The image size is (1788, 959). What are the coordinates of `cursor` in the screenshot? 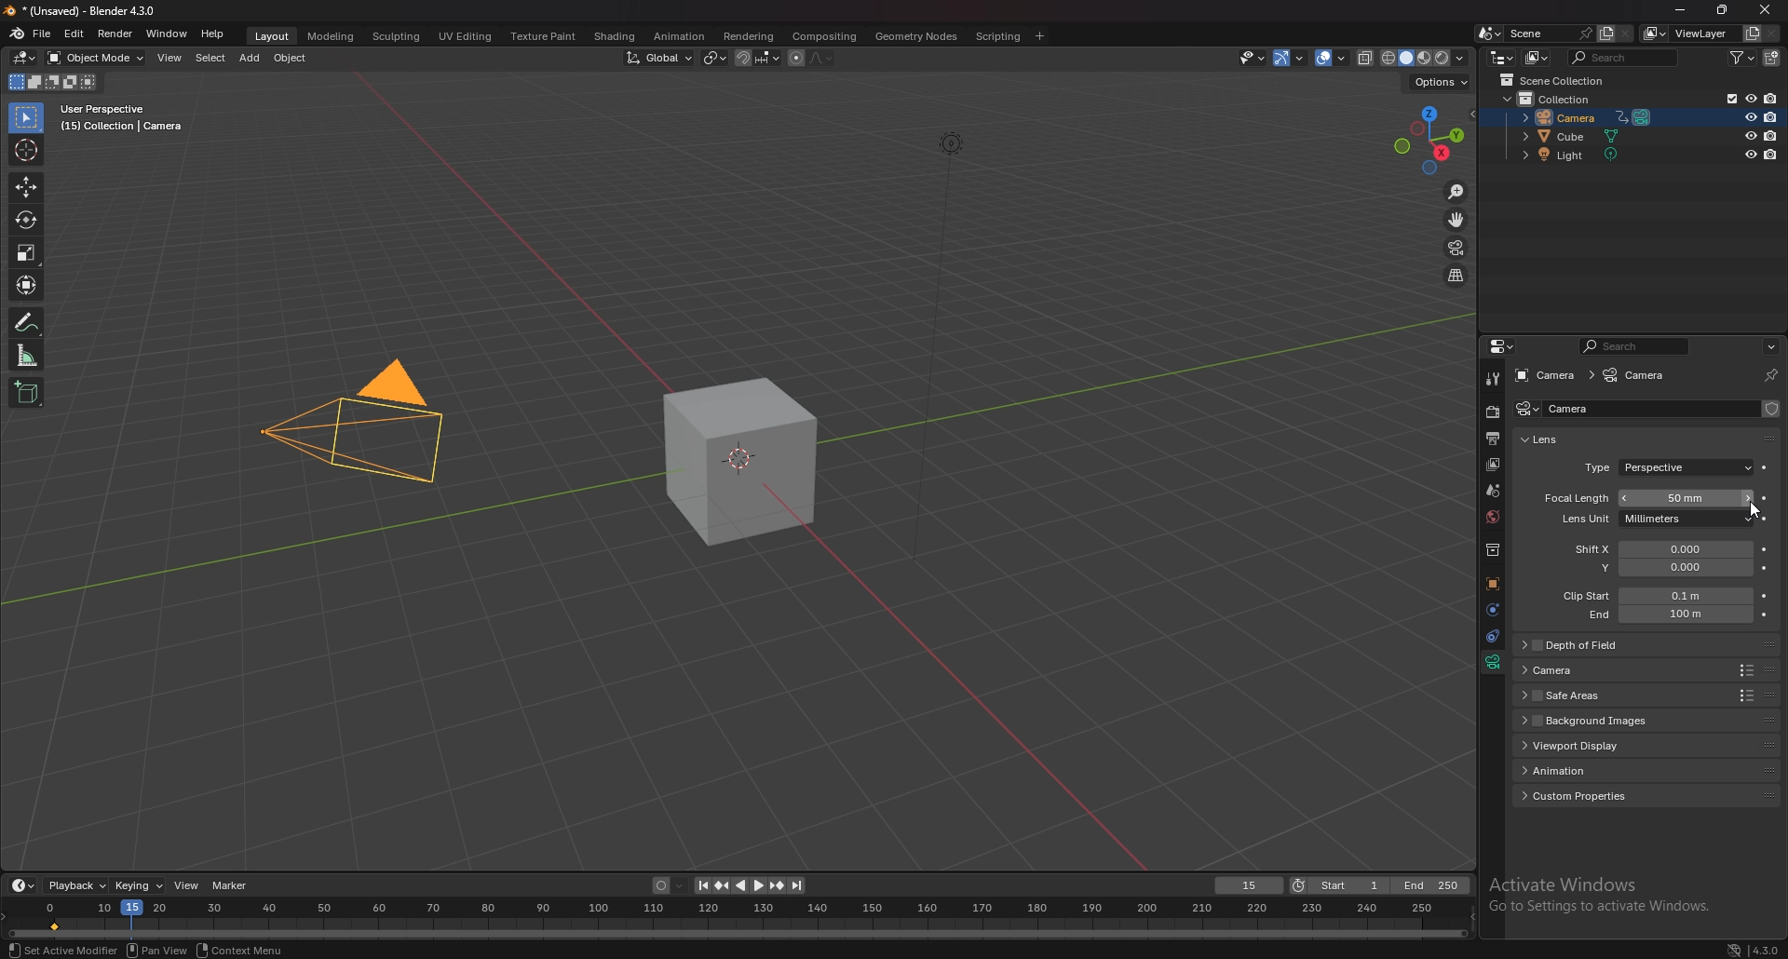 It's located at (29, 149).